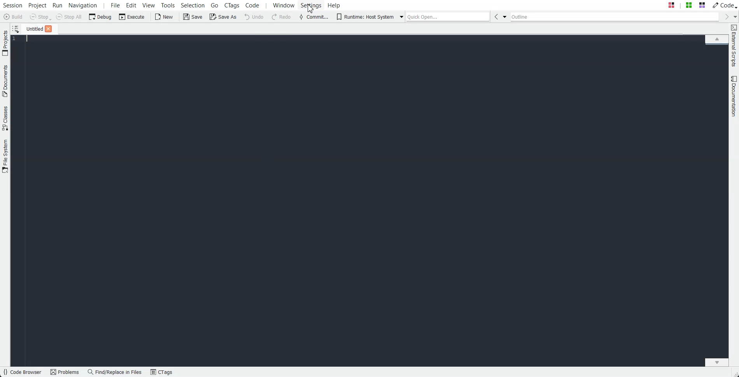  I want to click on New, so click(163, 17).